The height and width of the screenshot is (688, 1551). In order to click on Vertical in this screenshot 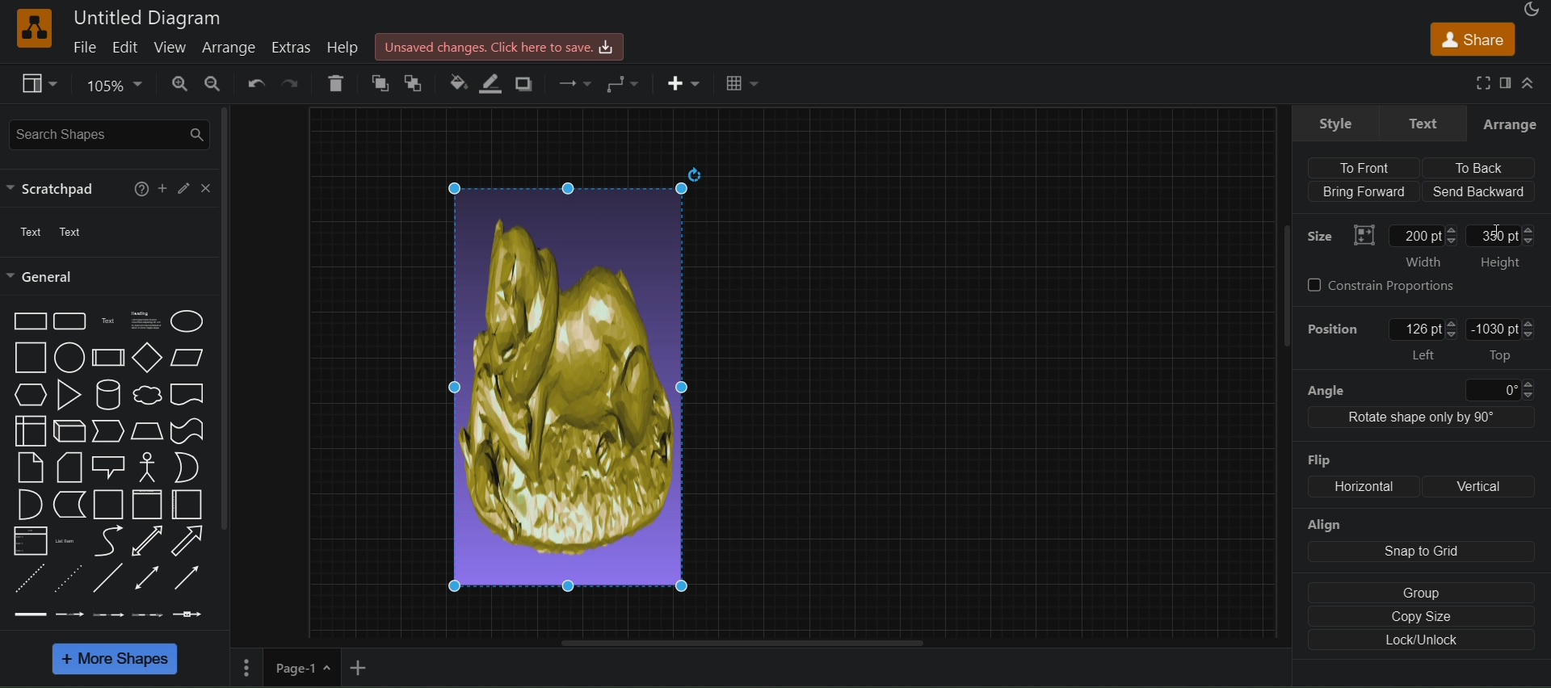, I will do `click(1485, 485)`.